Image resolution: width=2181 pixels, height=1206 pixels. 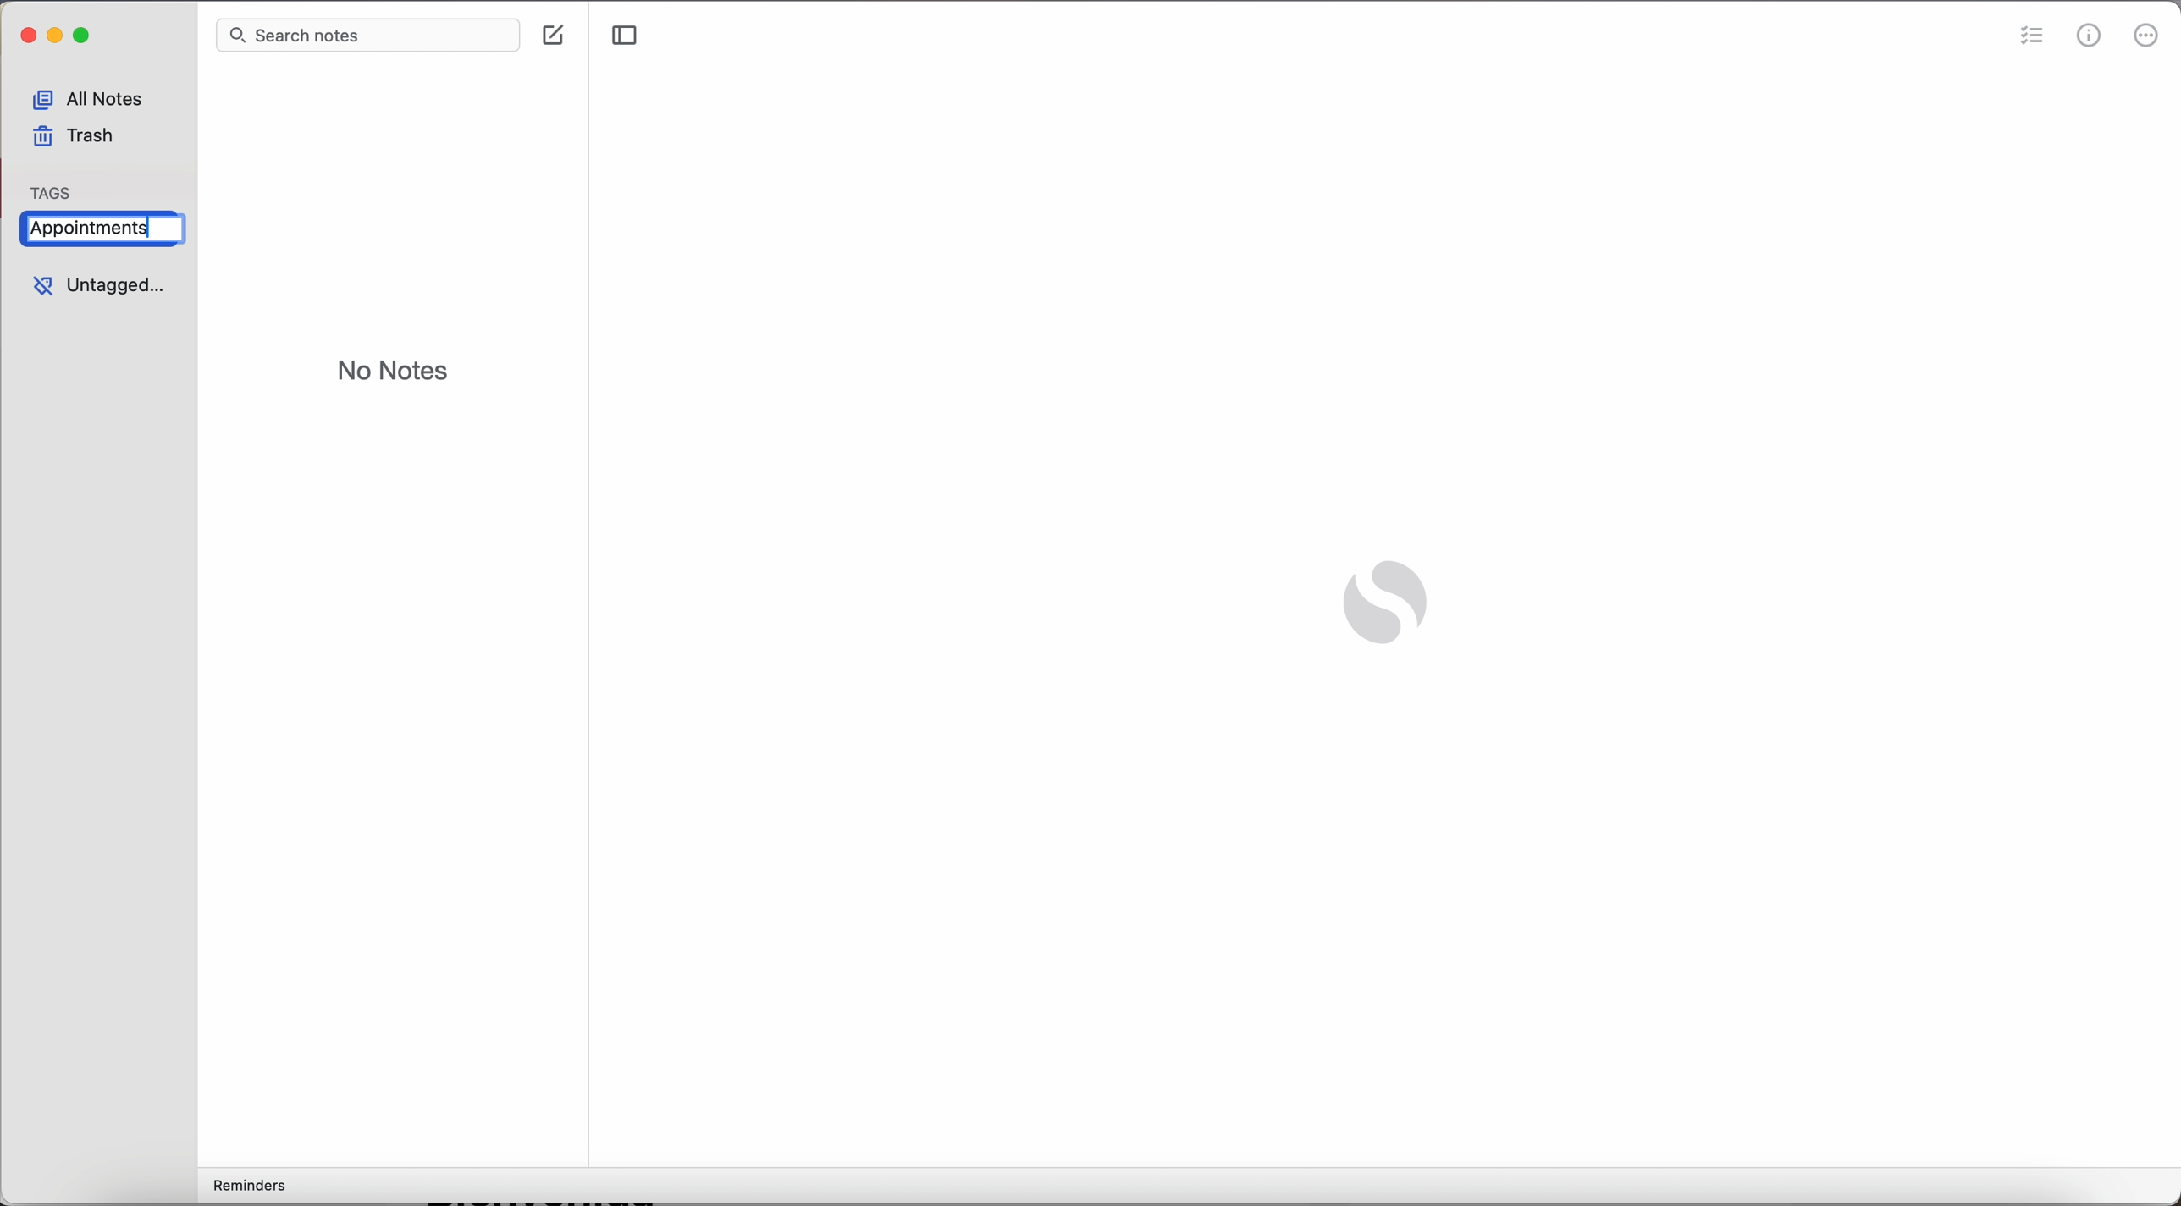 What do you see at coordinates (25, 38) in the screenshot?
I see `close simplenote` at bounding box center [25, 38].